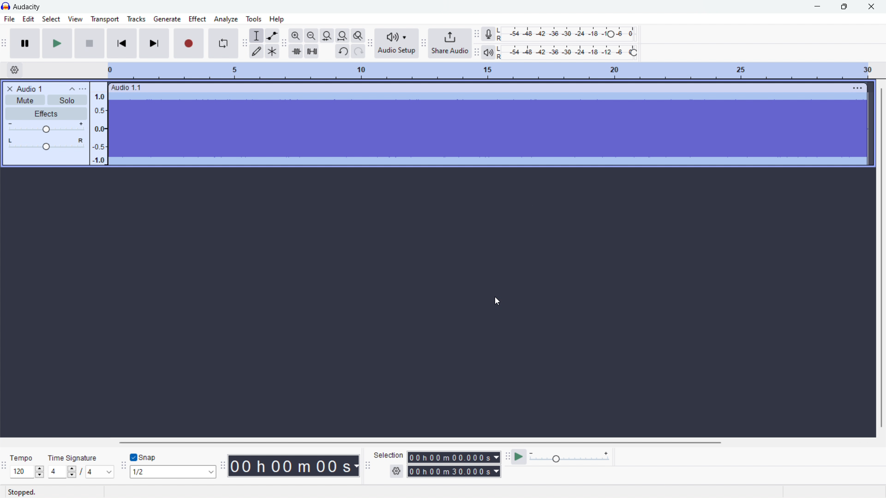 This screenshot has height=498, width=886. I want to click on view, so click(75, 19).